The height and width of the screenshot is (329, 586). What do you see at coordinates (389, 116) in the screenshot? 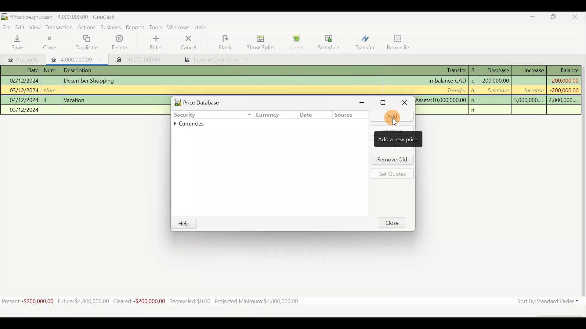
I see `Add` at bounding box center [389, 116].